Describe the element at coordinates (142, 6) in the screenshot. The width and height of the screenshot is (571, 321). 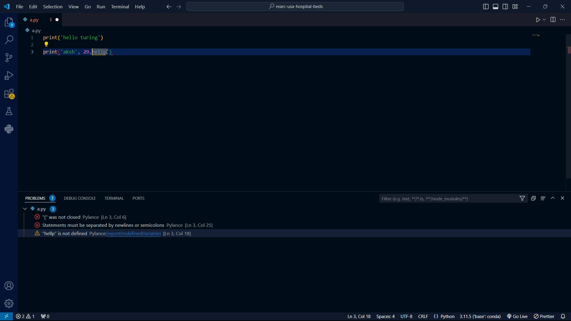
I see `Help` at that location.